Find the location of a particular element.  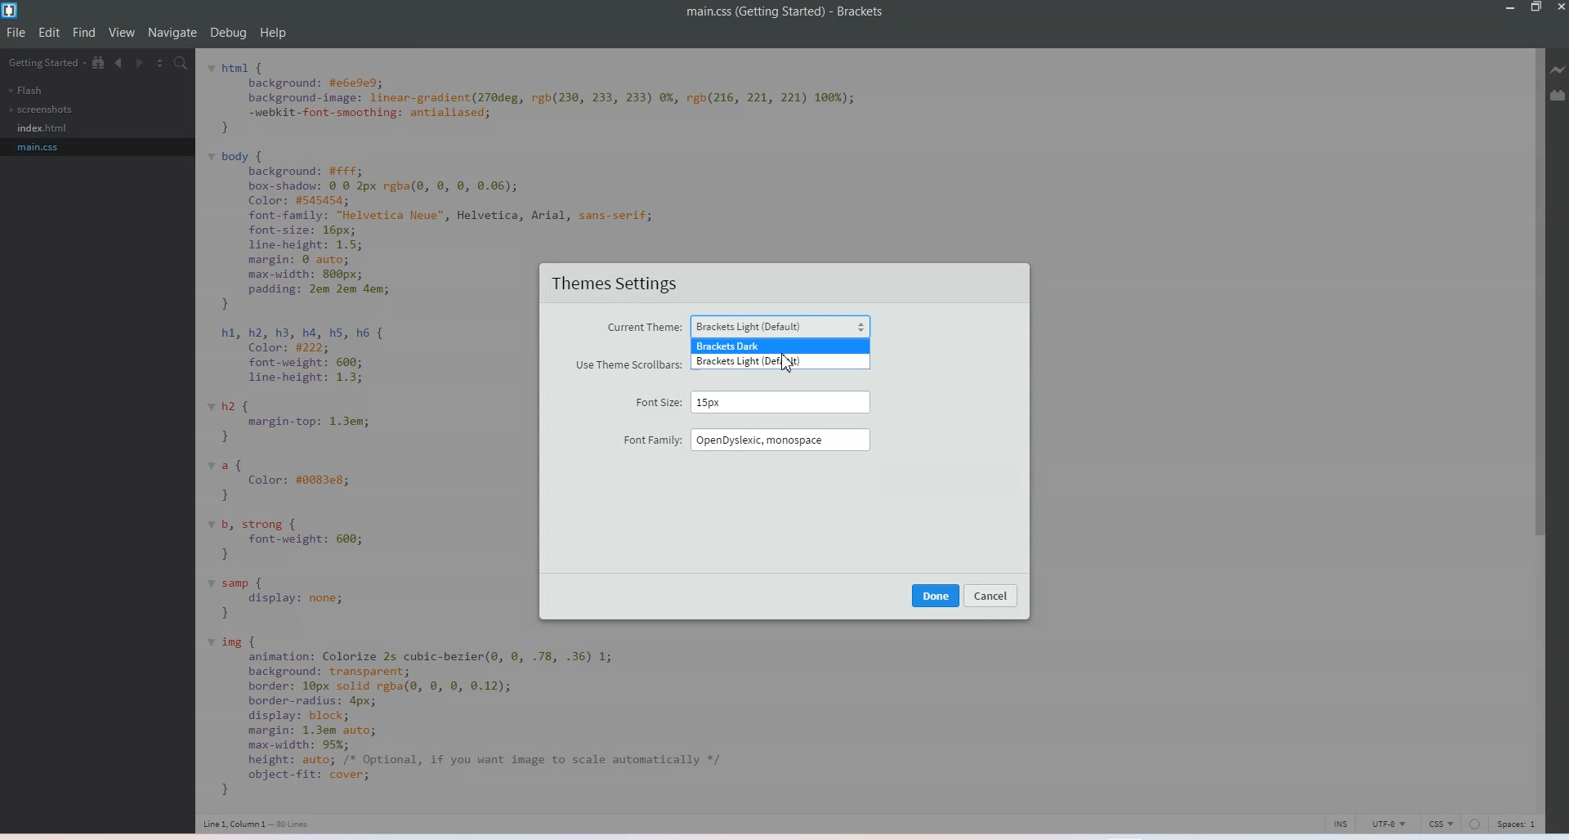

Find is located at coordinates (84, 32).